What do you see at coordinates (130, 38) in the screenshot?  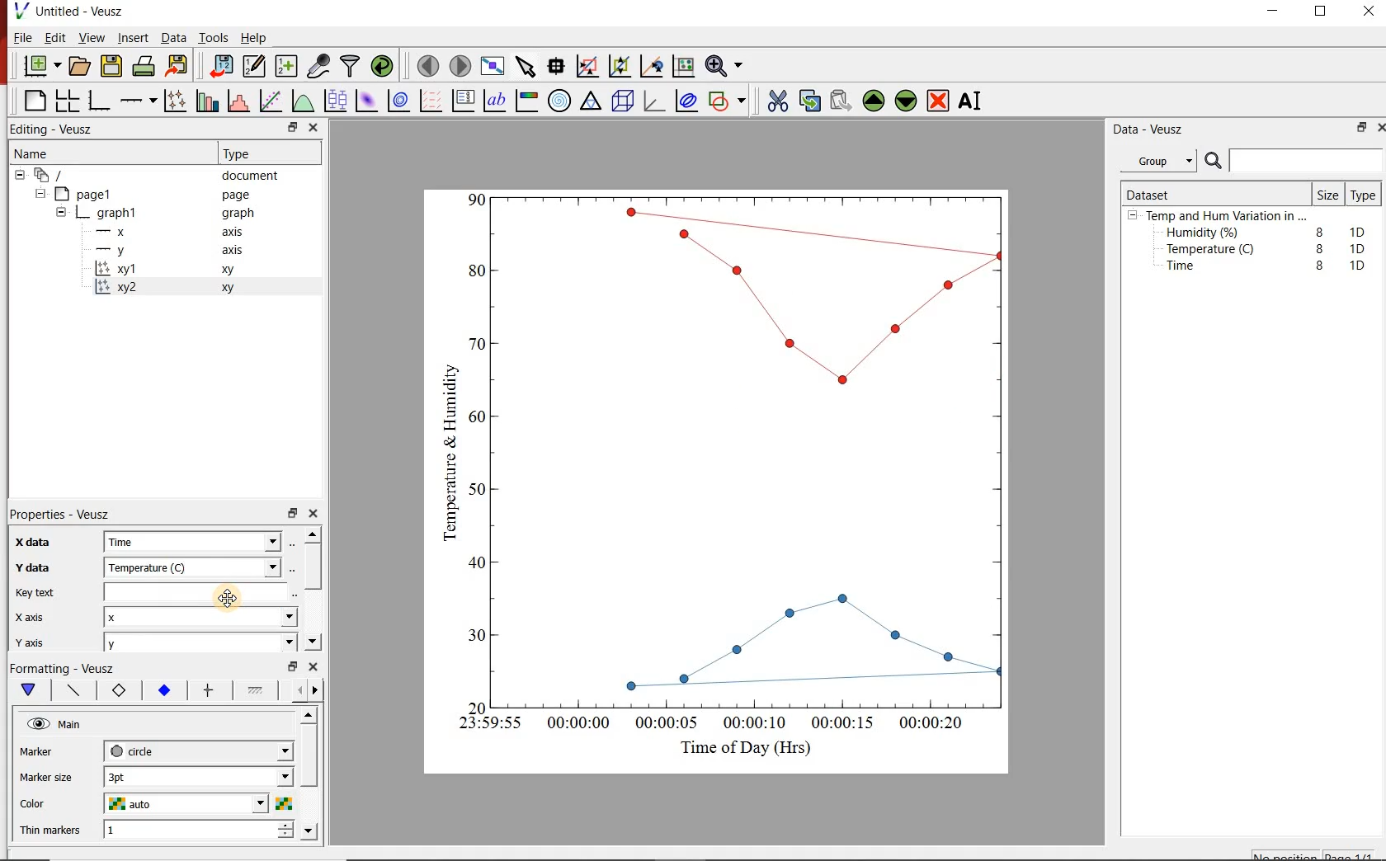 I see `Insert` at bounding box center [130, 38].